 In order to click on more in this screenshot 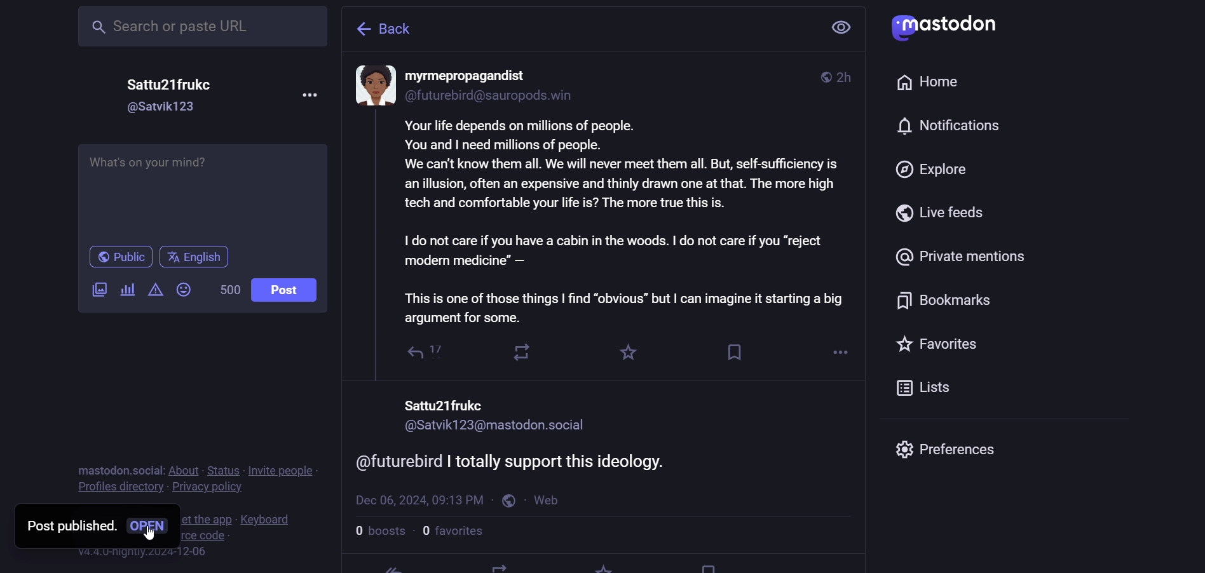, I will do `click(306, 94)`.